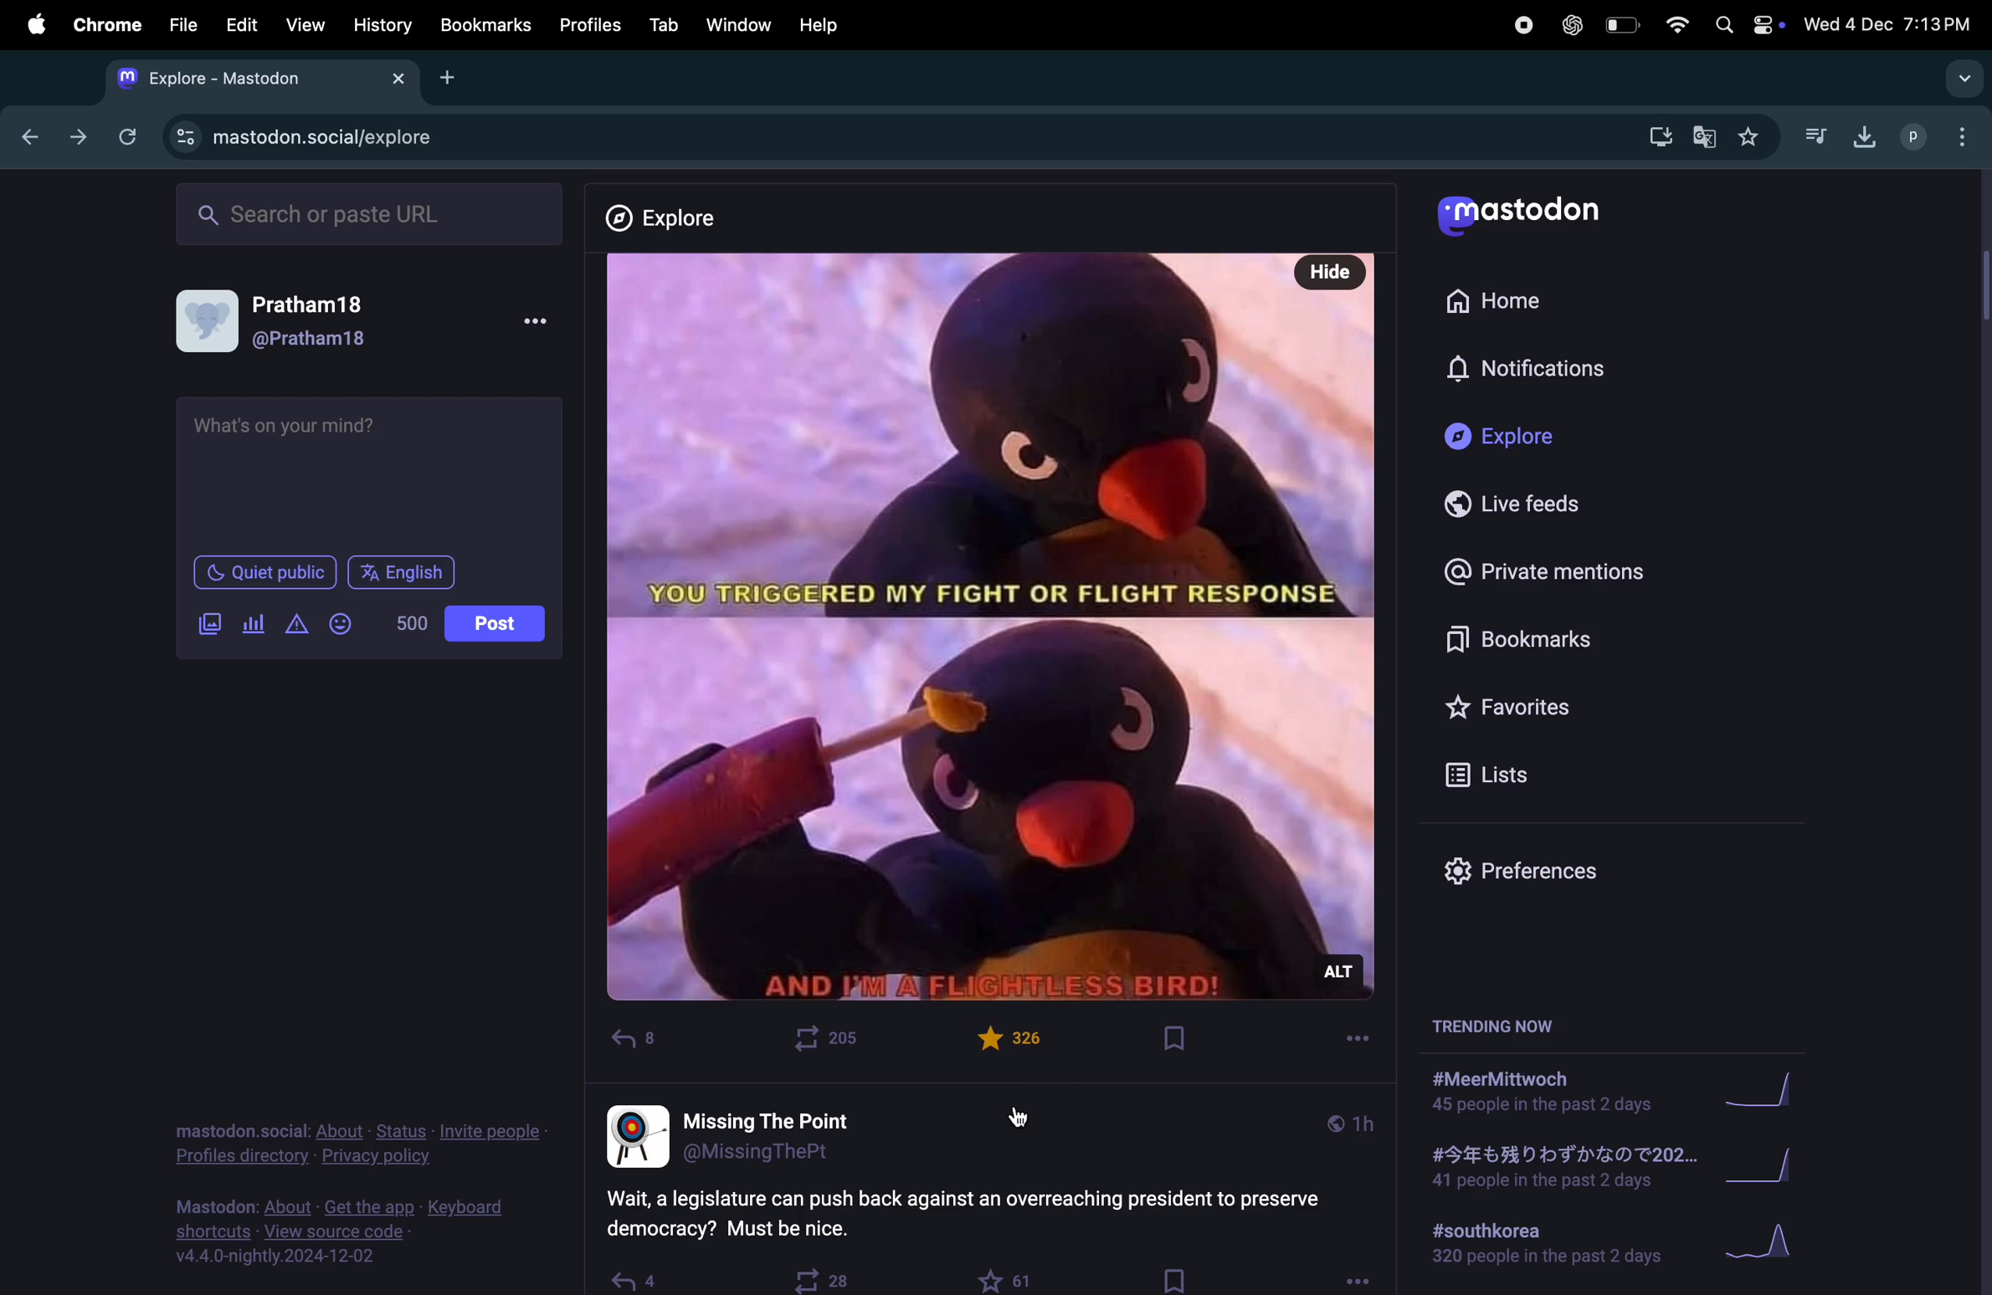 The height and width of the screenshot is (1295, 1992). I want to click on English, so click(403, 575).